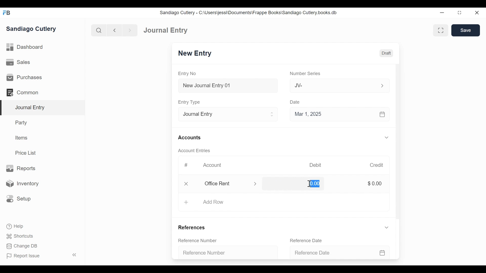 This screenshot has height=273, width=486. Describe the element at coordinates (212, 165) in the screenshot. I see `Account` at that location.